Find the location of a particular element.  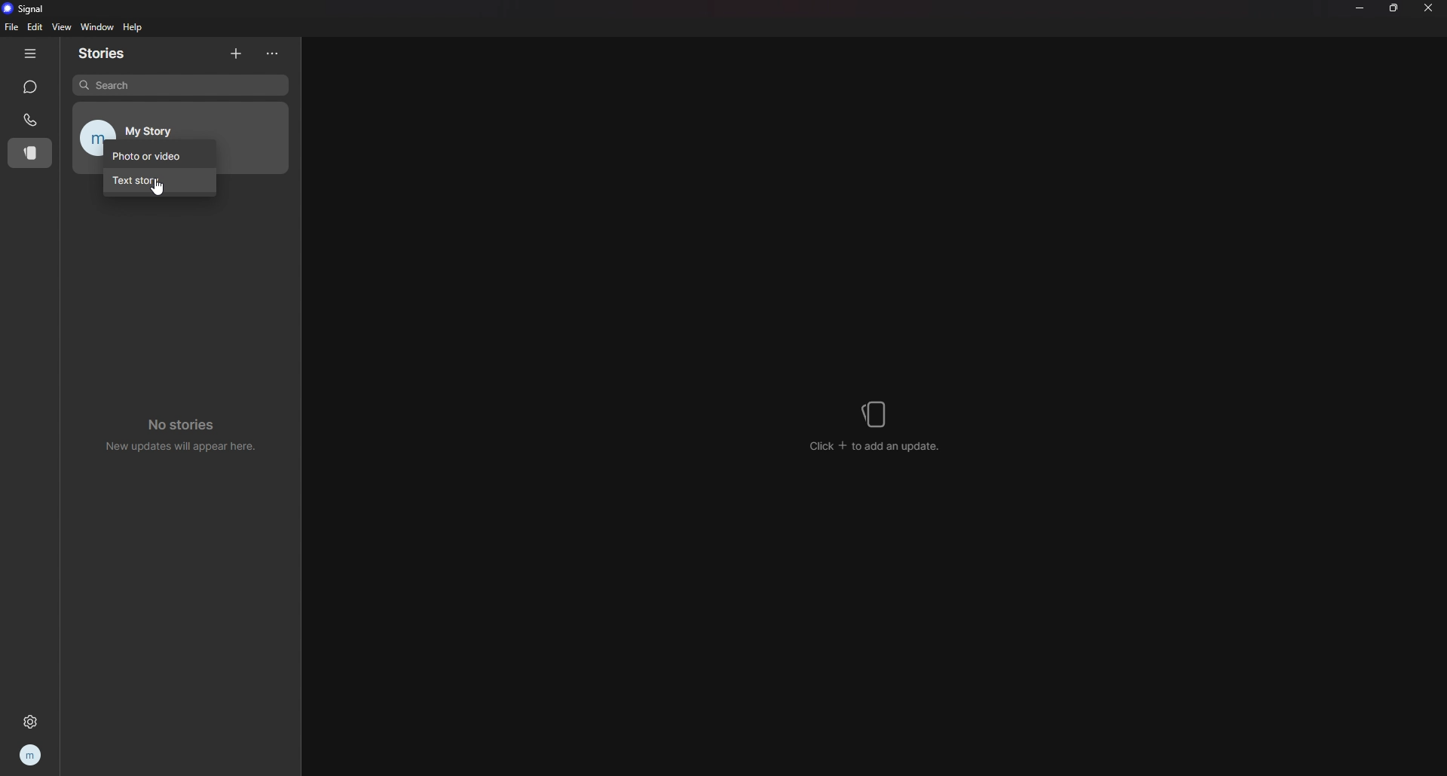

photo or video is located at coordinates (159, 154).